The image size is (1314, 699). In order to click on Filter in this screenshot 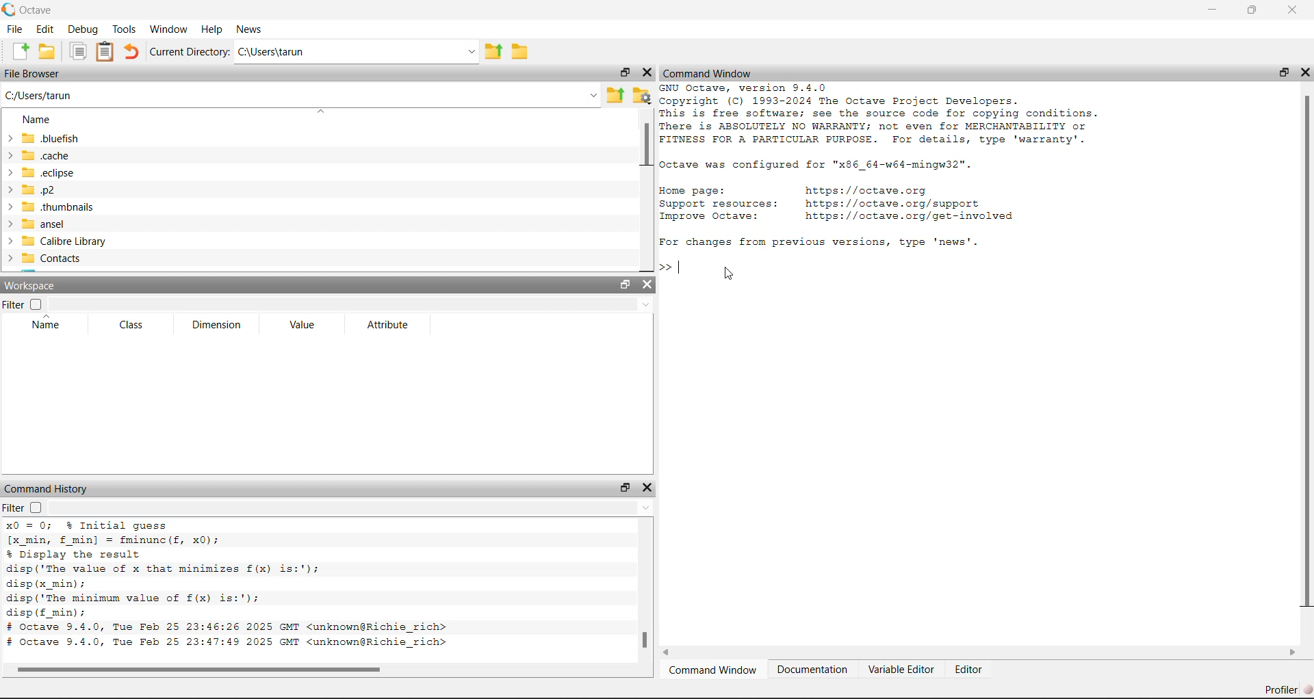, I will do `click(29, 304)`.